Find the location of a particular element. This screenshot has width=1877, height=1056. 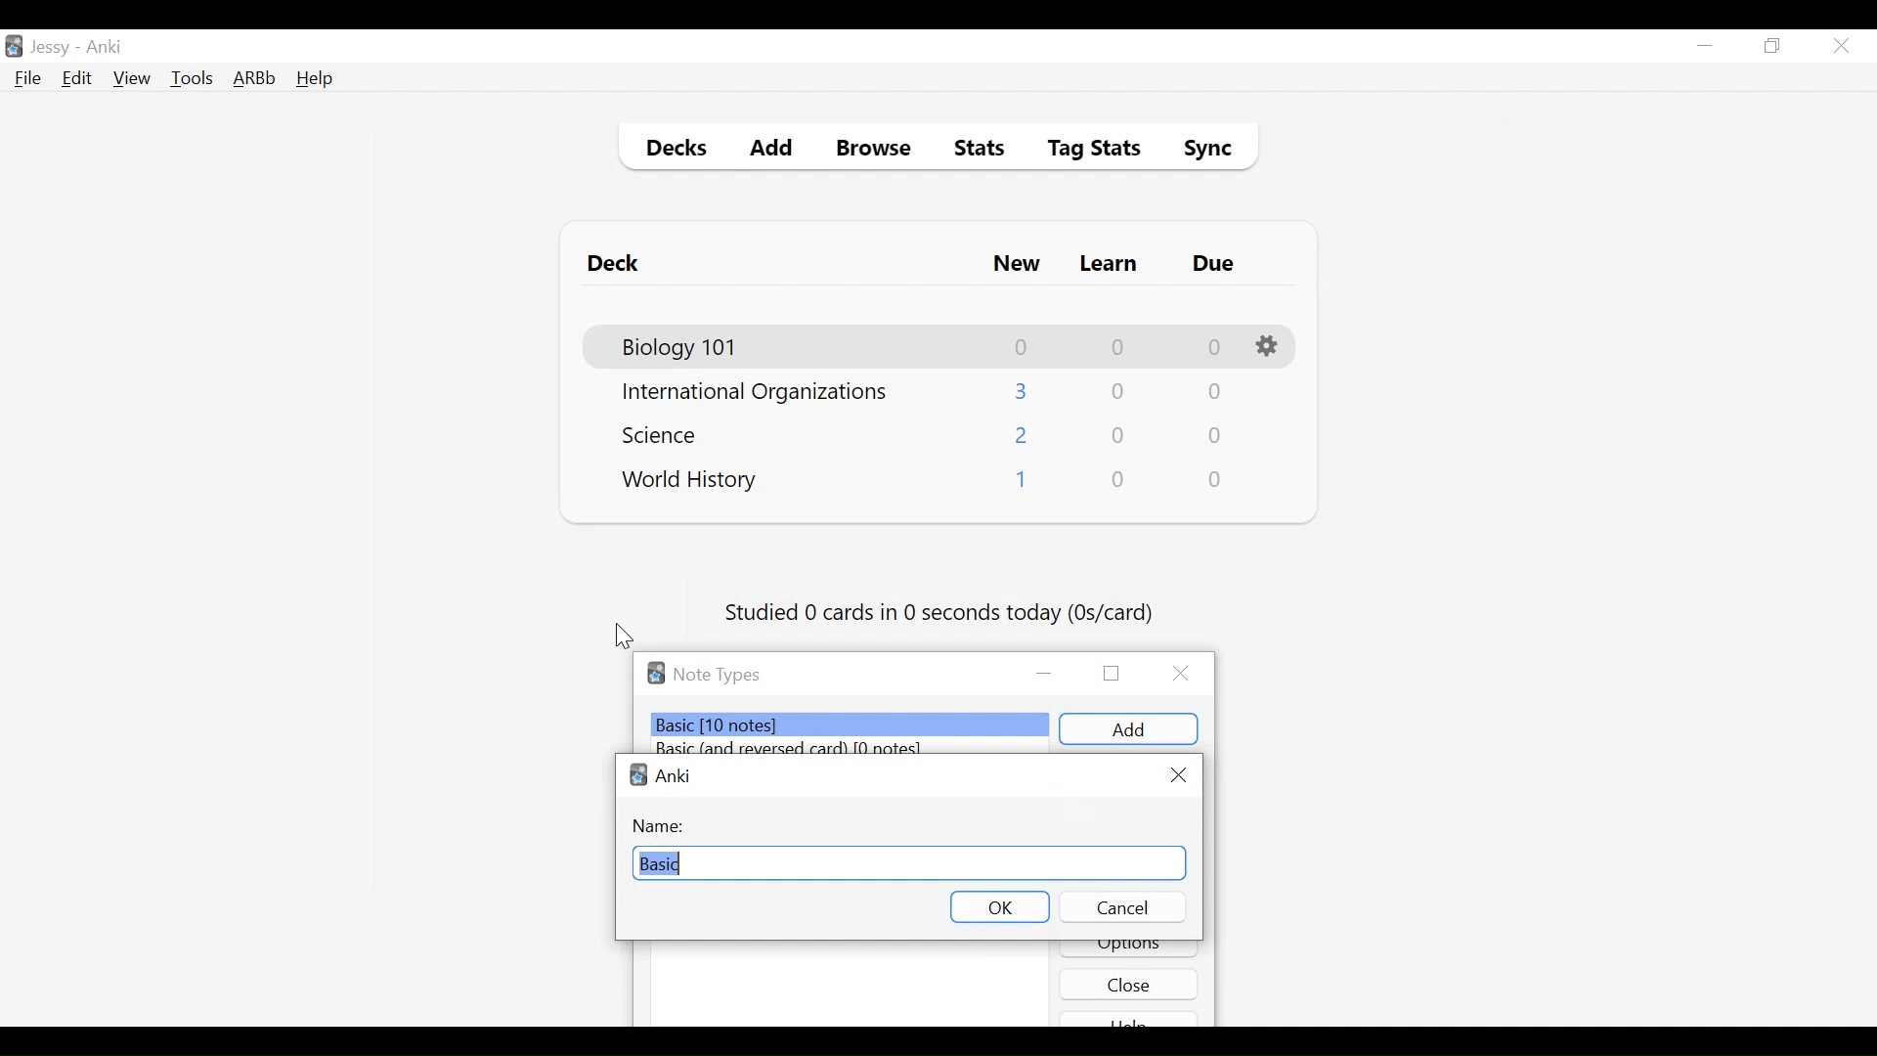

User Nmae is located at coordinates (54, 48).